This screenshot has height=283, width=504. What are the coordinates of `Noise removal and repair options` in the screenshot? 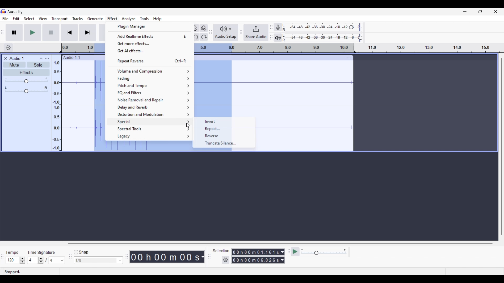 It's located at (150, 100).